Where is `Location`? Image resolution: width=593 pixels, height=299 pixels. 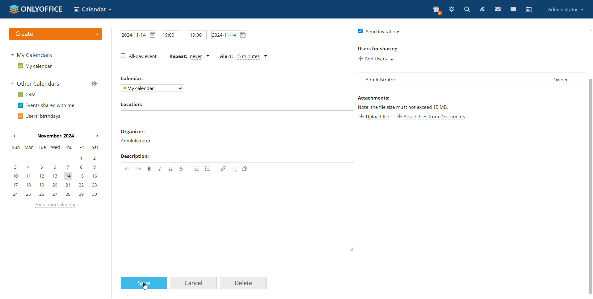 Location is located at coordinates (132, 104).